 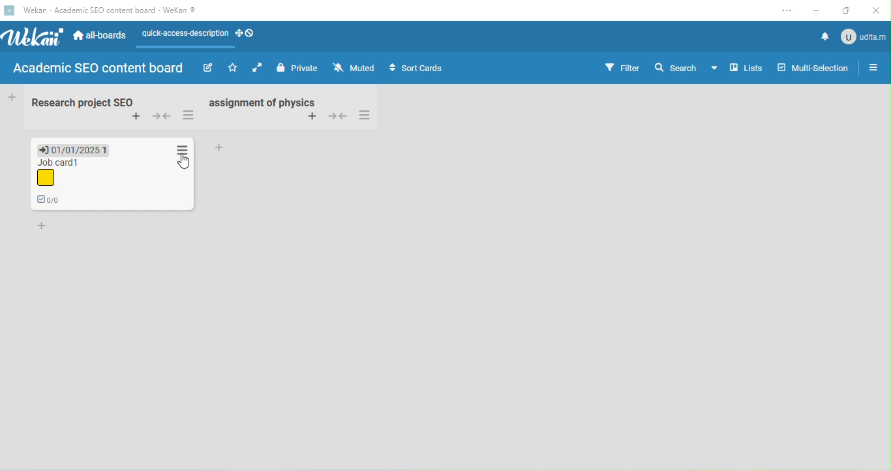 I want to click on due date, so click(x=74, y=149).